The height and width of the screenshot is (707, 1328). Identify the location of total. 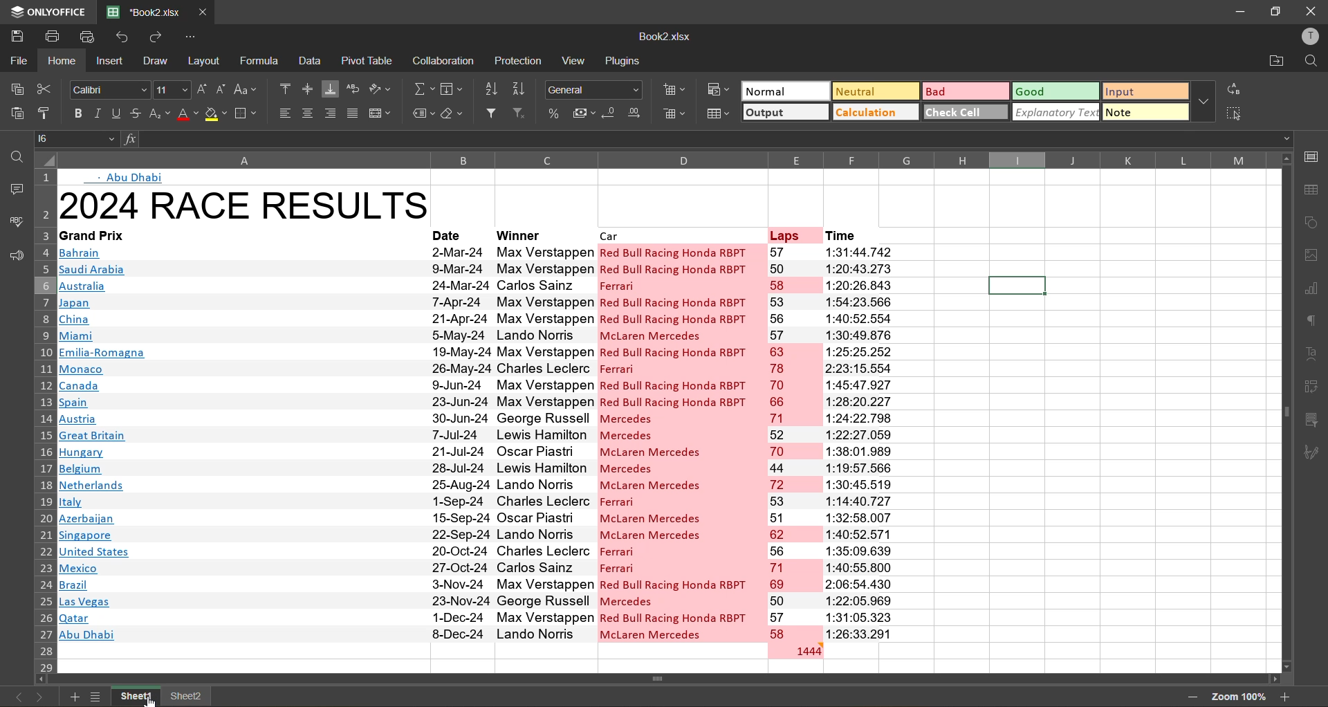
(793, 650).